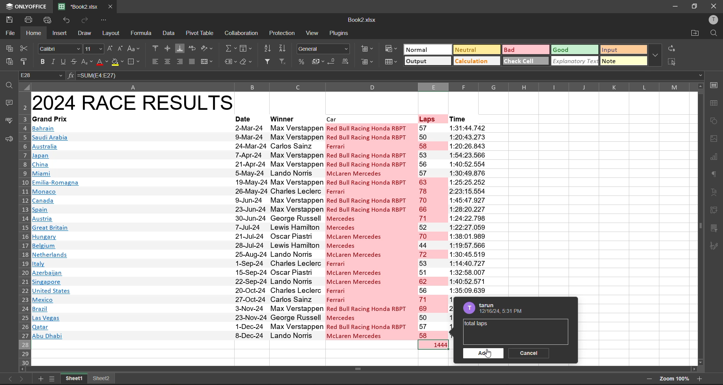  What do you see at coordinates (75, 62) in the screenshot?
I see `strikethrough` at bounding box center [75, 62].